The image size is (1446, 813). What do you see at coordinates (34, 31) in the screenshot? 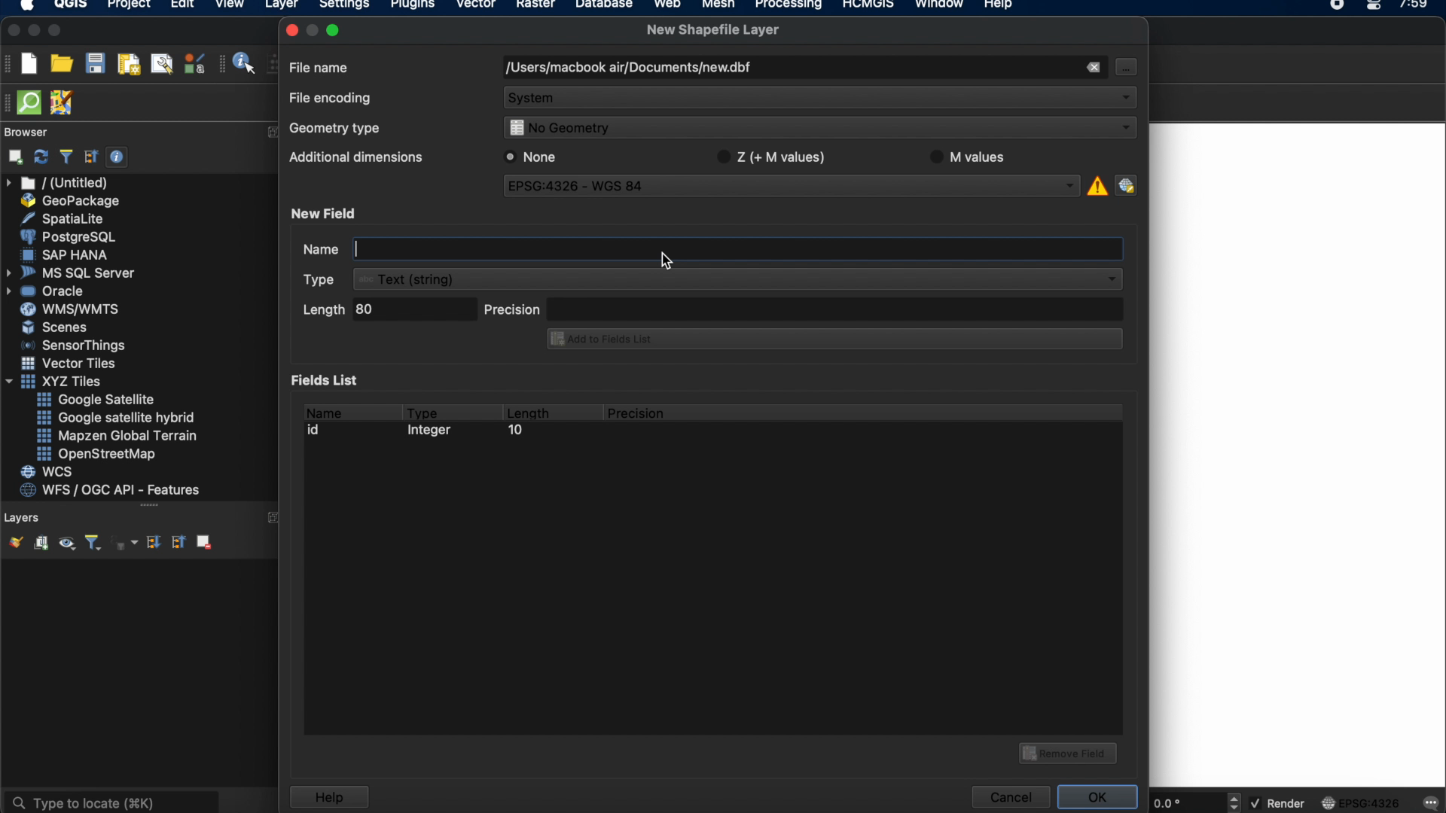
I see `minimize` at bounding box center [34, 31].